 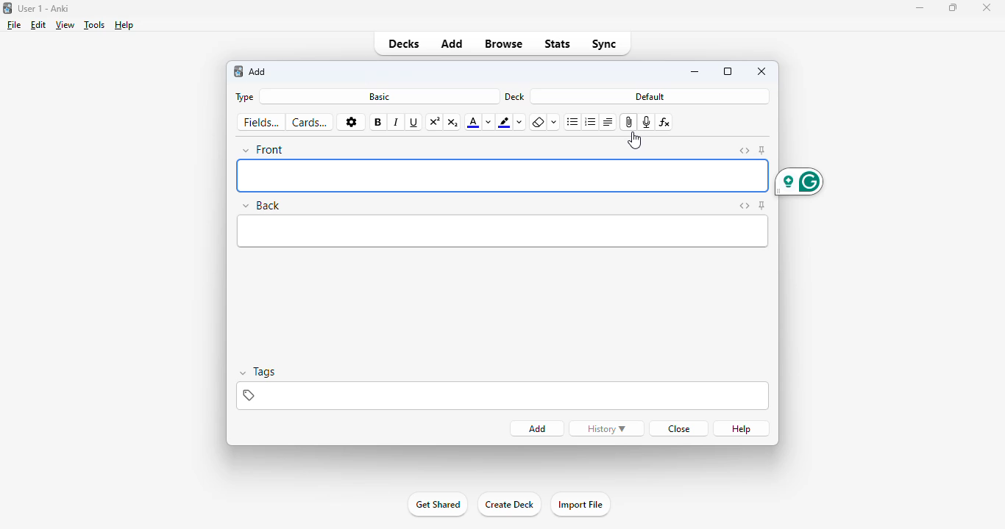 What do you see at coordinates (538, 123) in the screenshot?
I see `remove formatting` at bounding box center [538, 123].